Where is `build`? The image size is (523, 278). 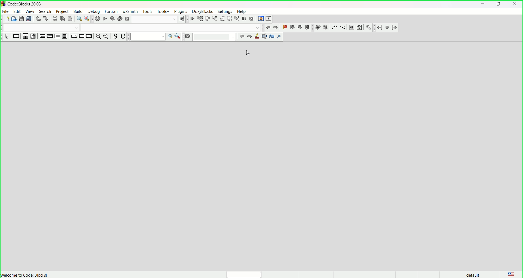 build is located at coordinates (79, 11).